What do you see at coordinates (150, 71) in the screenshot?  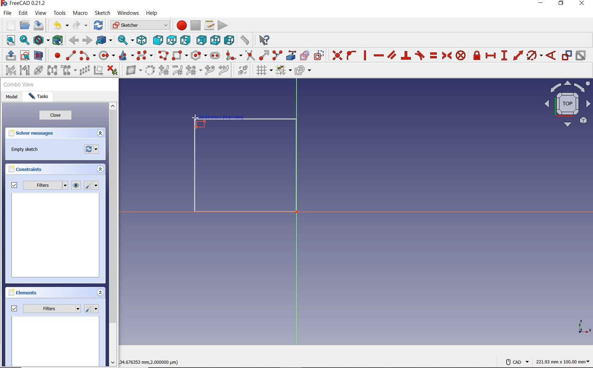 I see `convert geometry to B-Spline` at bounding box center [150, 71].